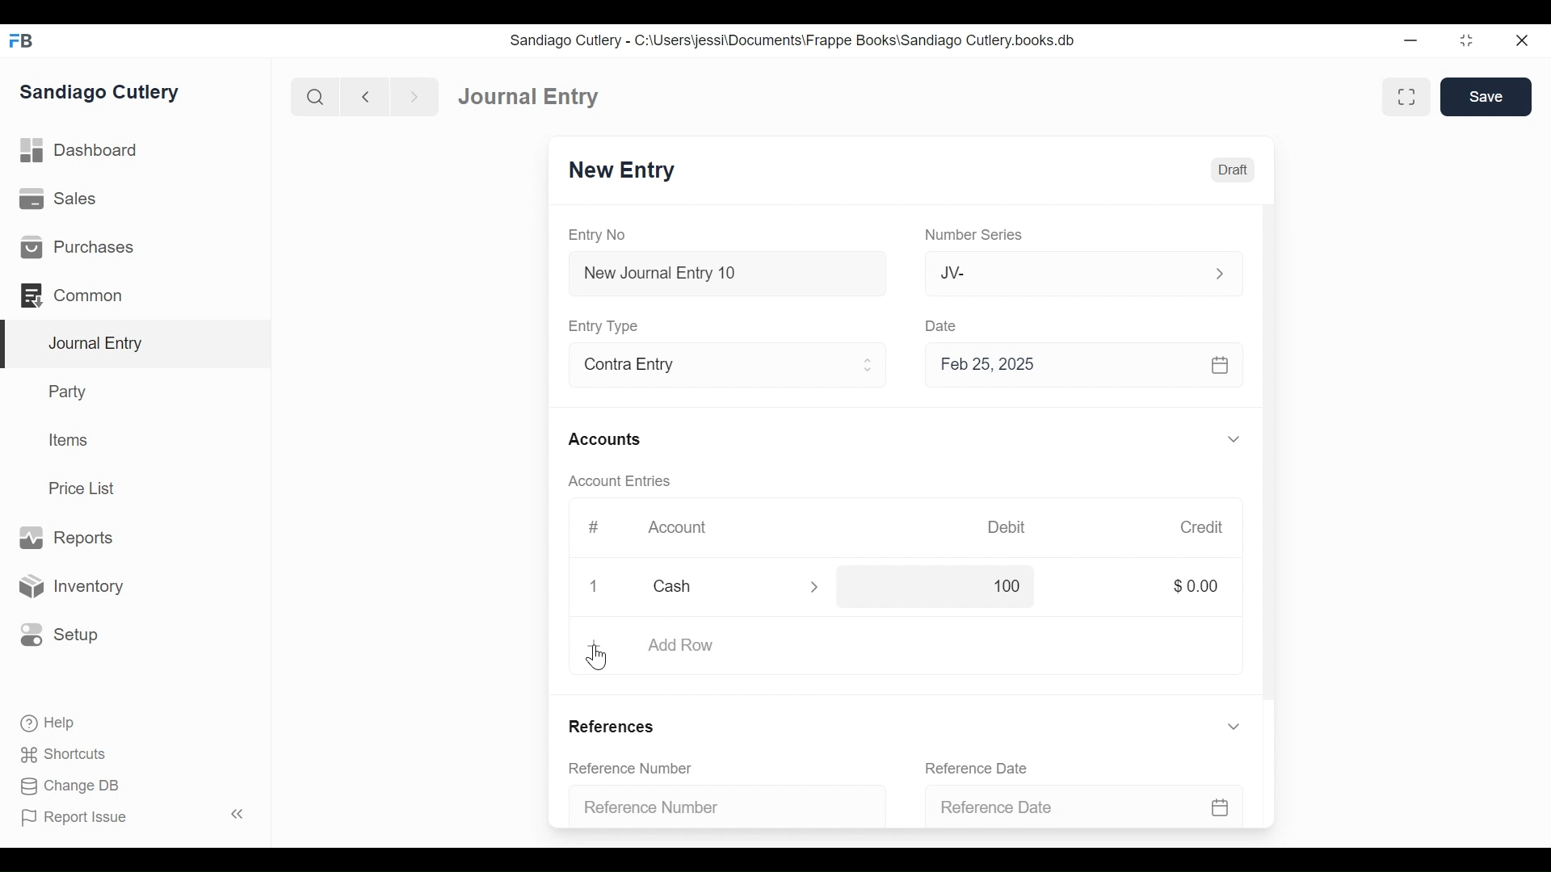 This screenshot has width=1551, height=872. Describe the element at coordinates (595, 587) in the screenshot. I see `Close` at that location.